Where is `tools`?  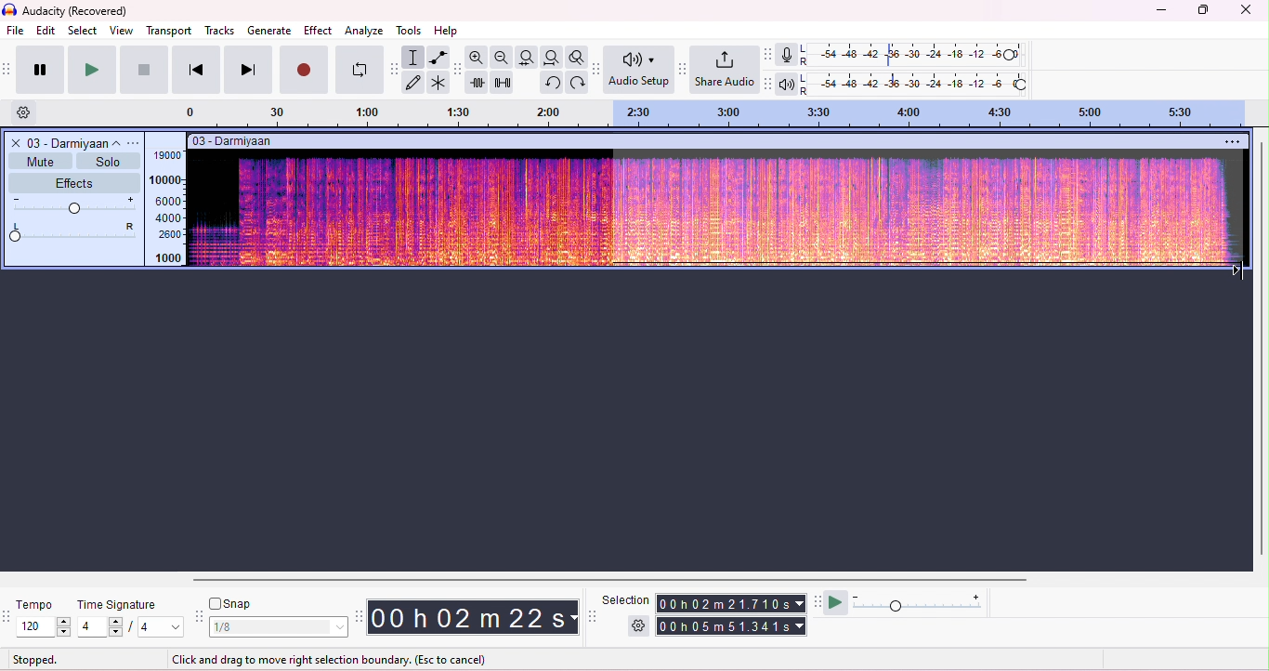
tools is located at coordinates (412, 31).